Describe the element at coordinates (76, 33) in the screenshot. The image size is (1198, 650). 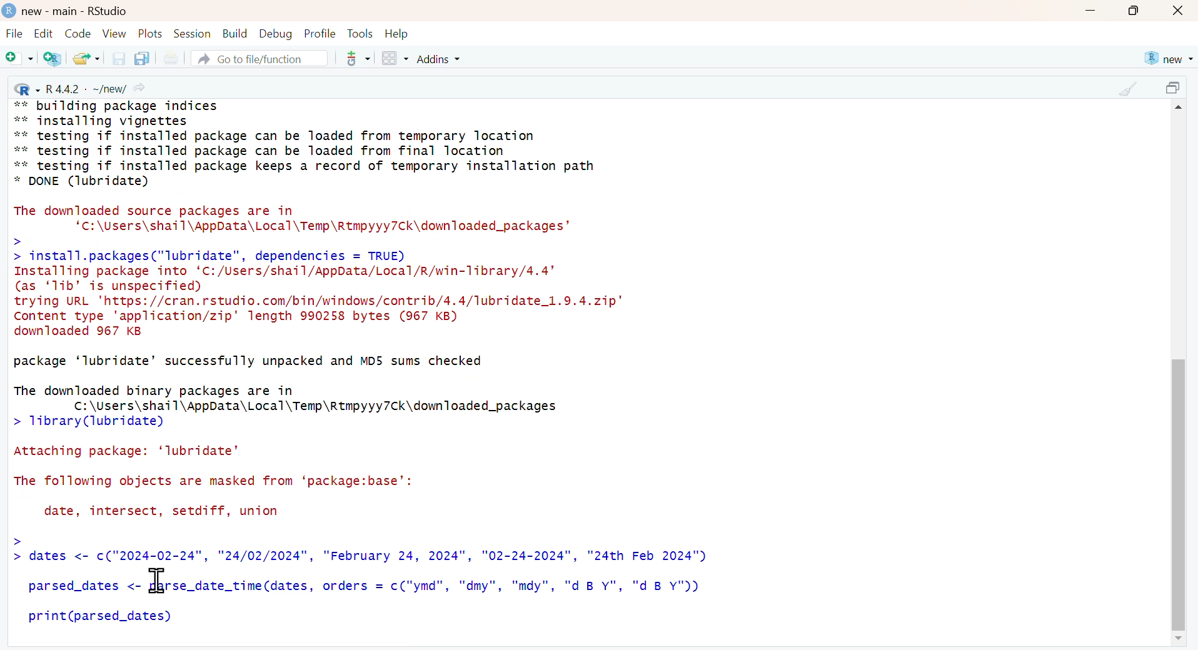
I see `Code` at that location.